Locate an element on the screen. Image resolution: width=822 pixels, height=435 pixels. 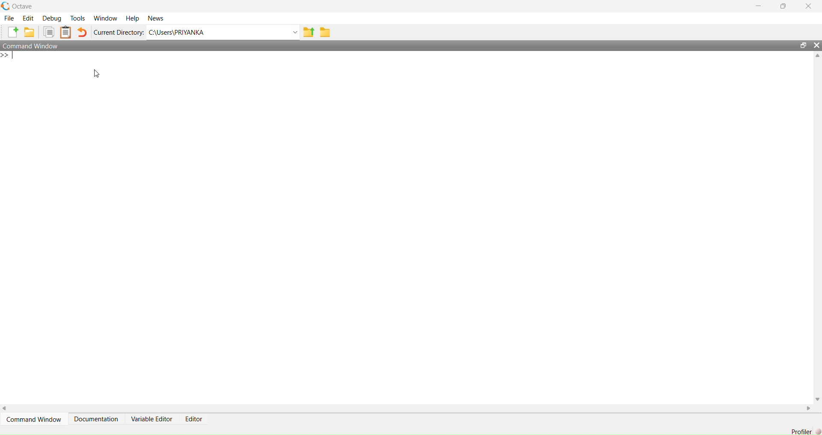
export is located at coordinates (309, 35).